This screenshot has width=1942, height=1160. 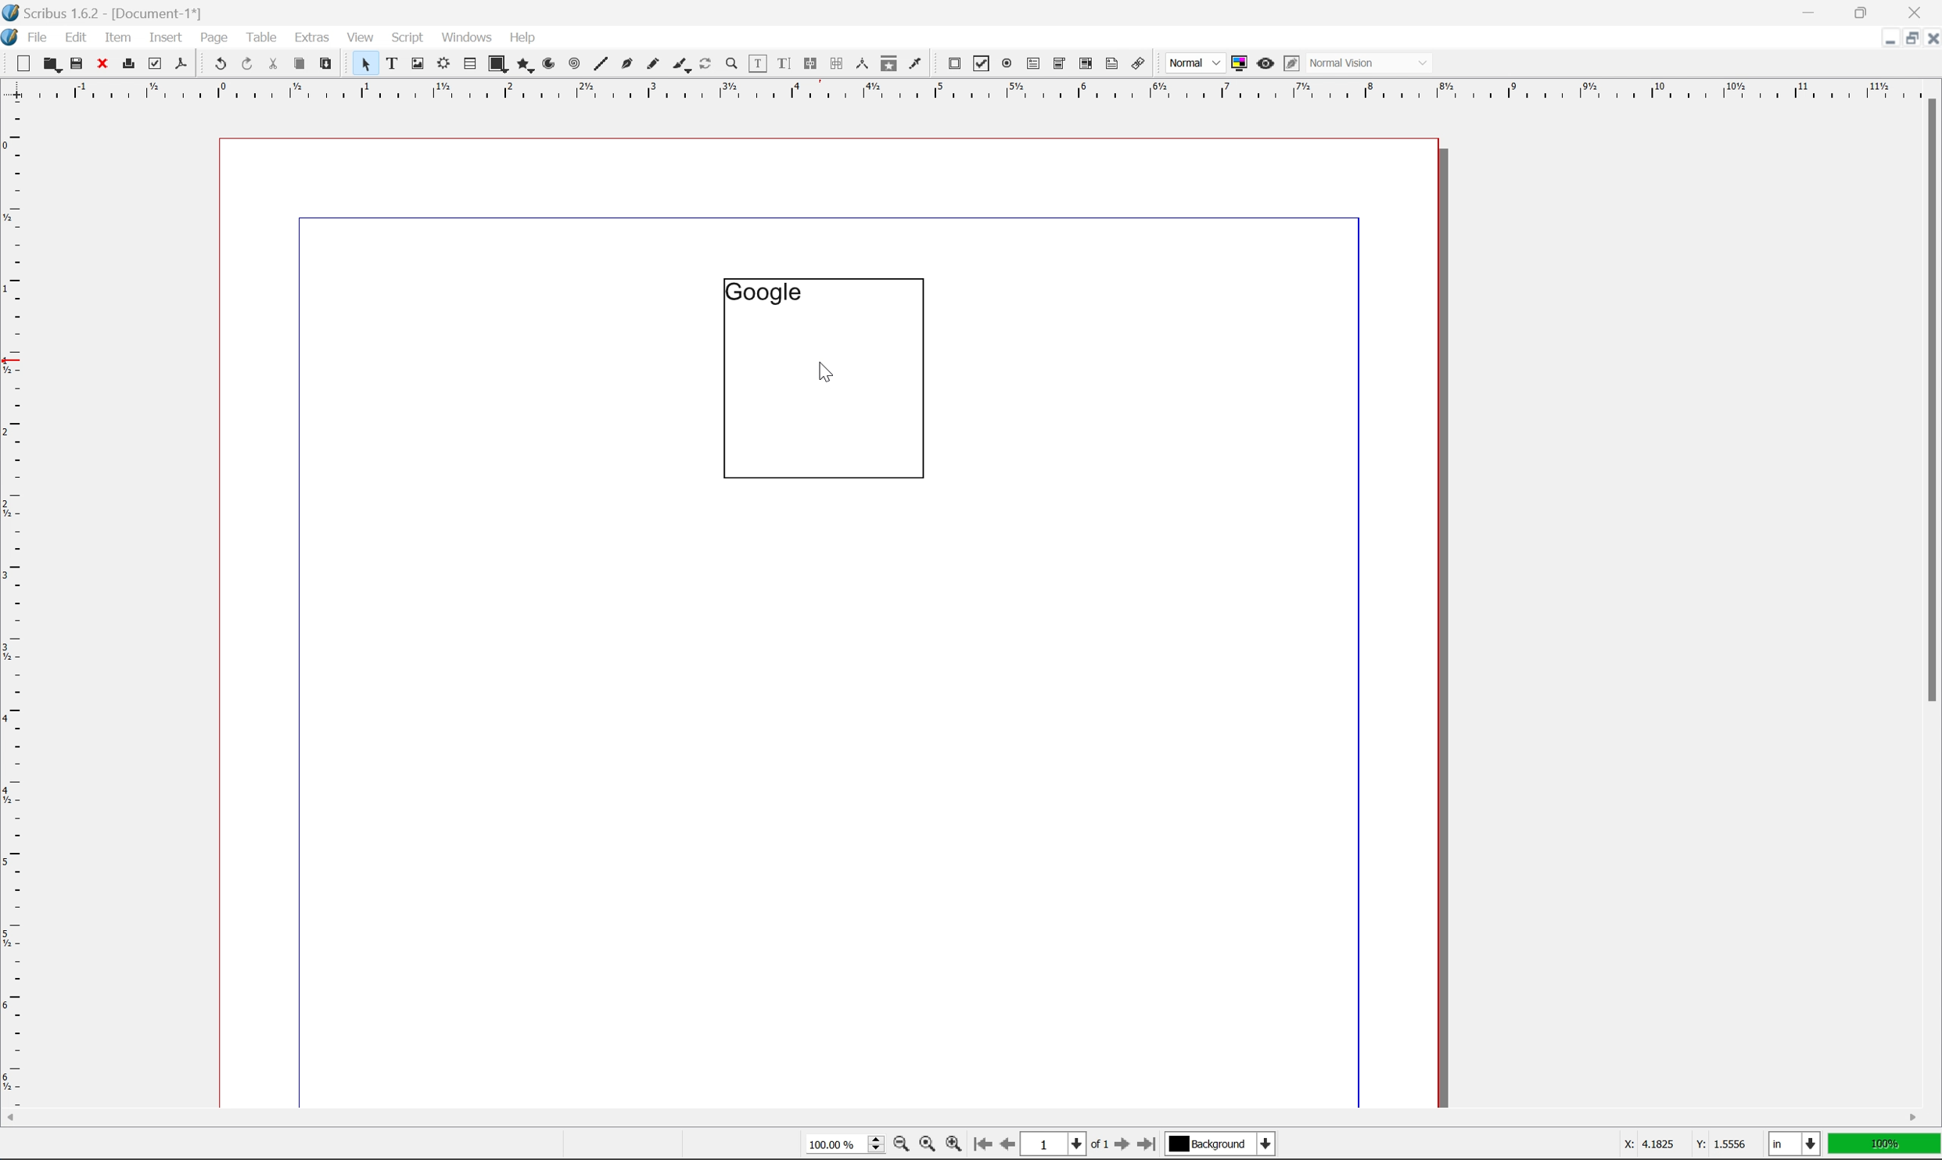 I want to click on close, so click(x=1929, y=38).